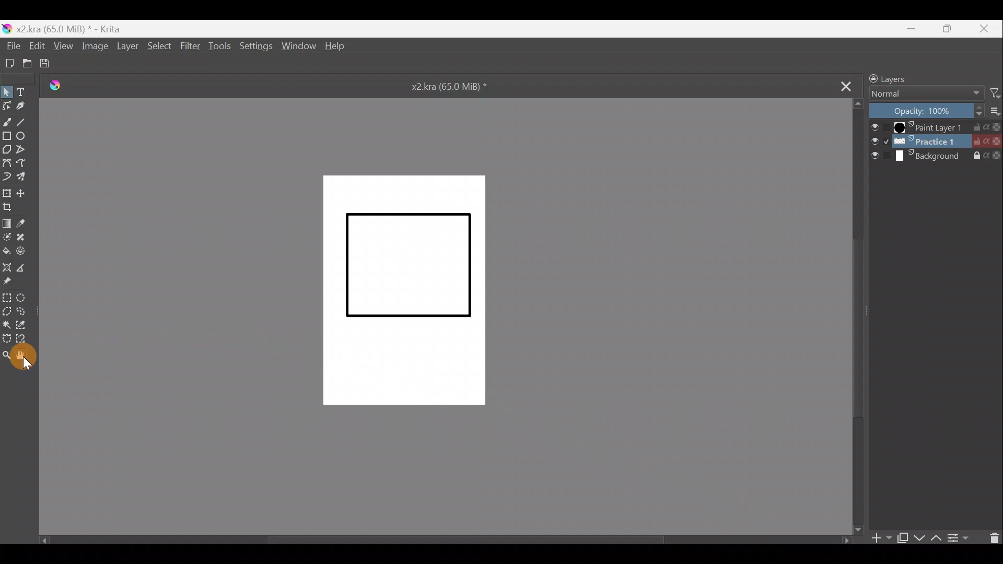  I want to click on File, so click(11, 46).